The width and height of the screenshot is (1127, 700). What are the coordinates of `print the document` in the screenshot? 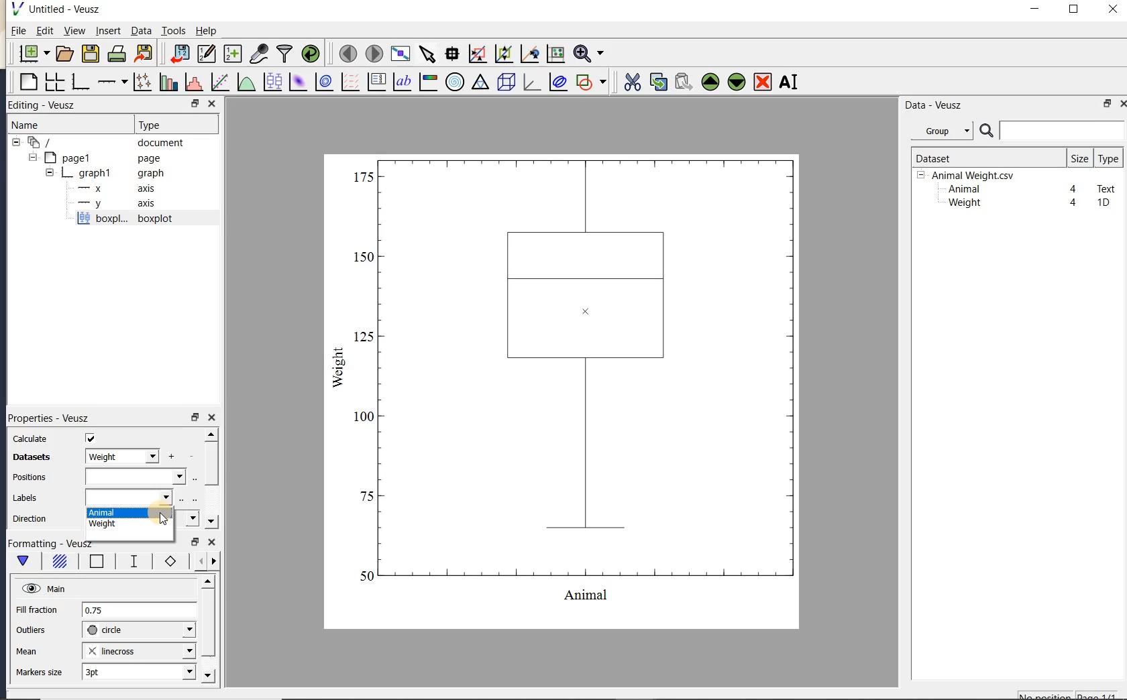 It's located at (117, 54).